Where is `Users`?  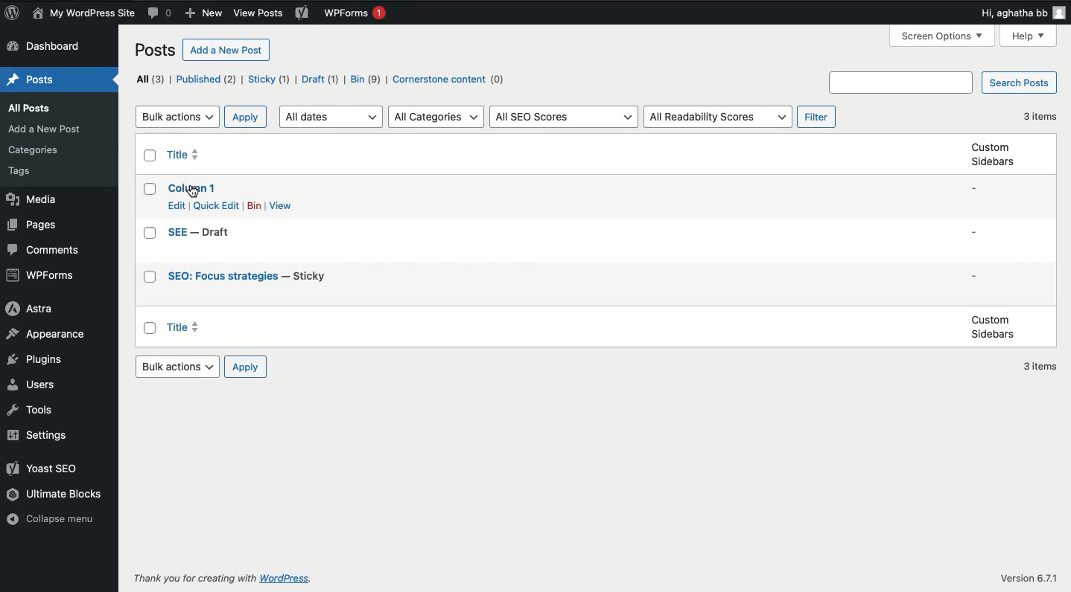 Users is located at coordinates (35, 385).